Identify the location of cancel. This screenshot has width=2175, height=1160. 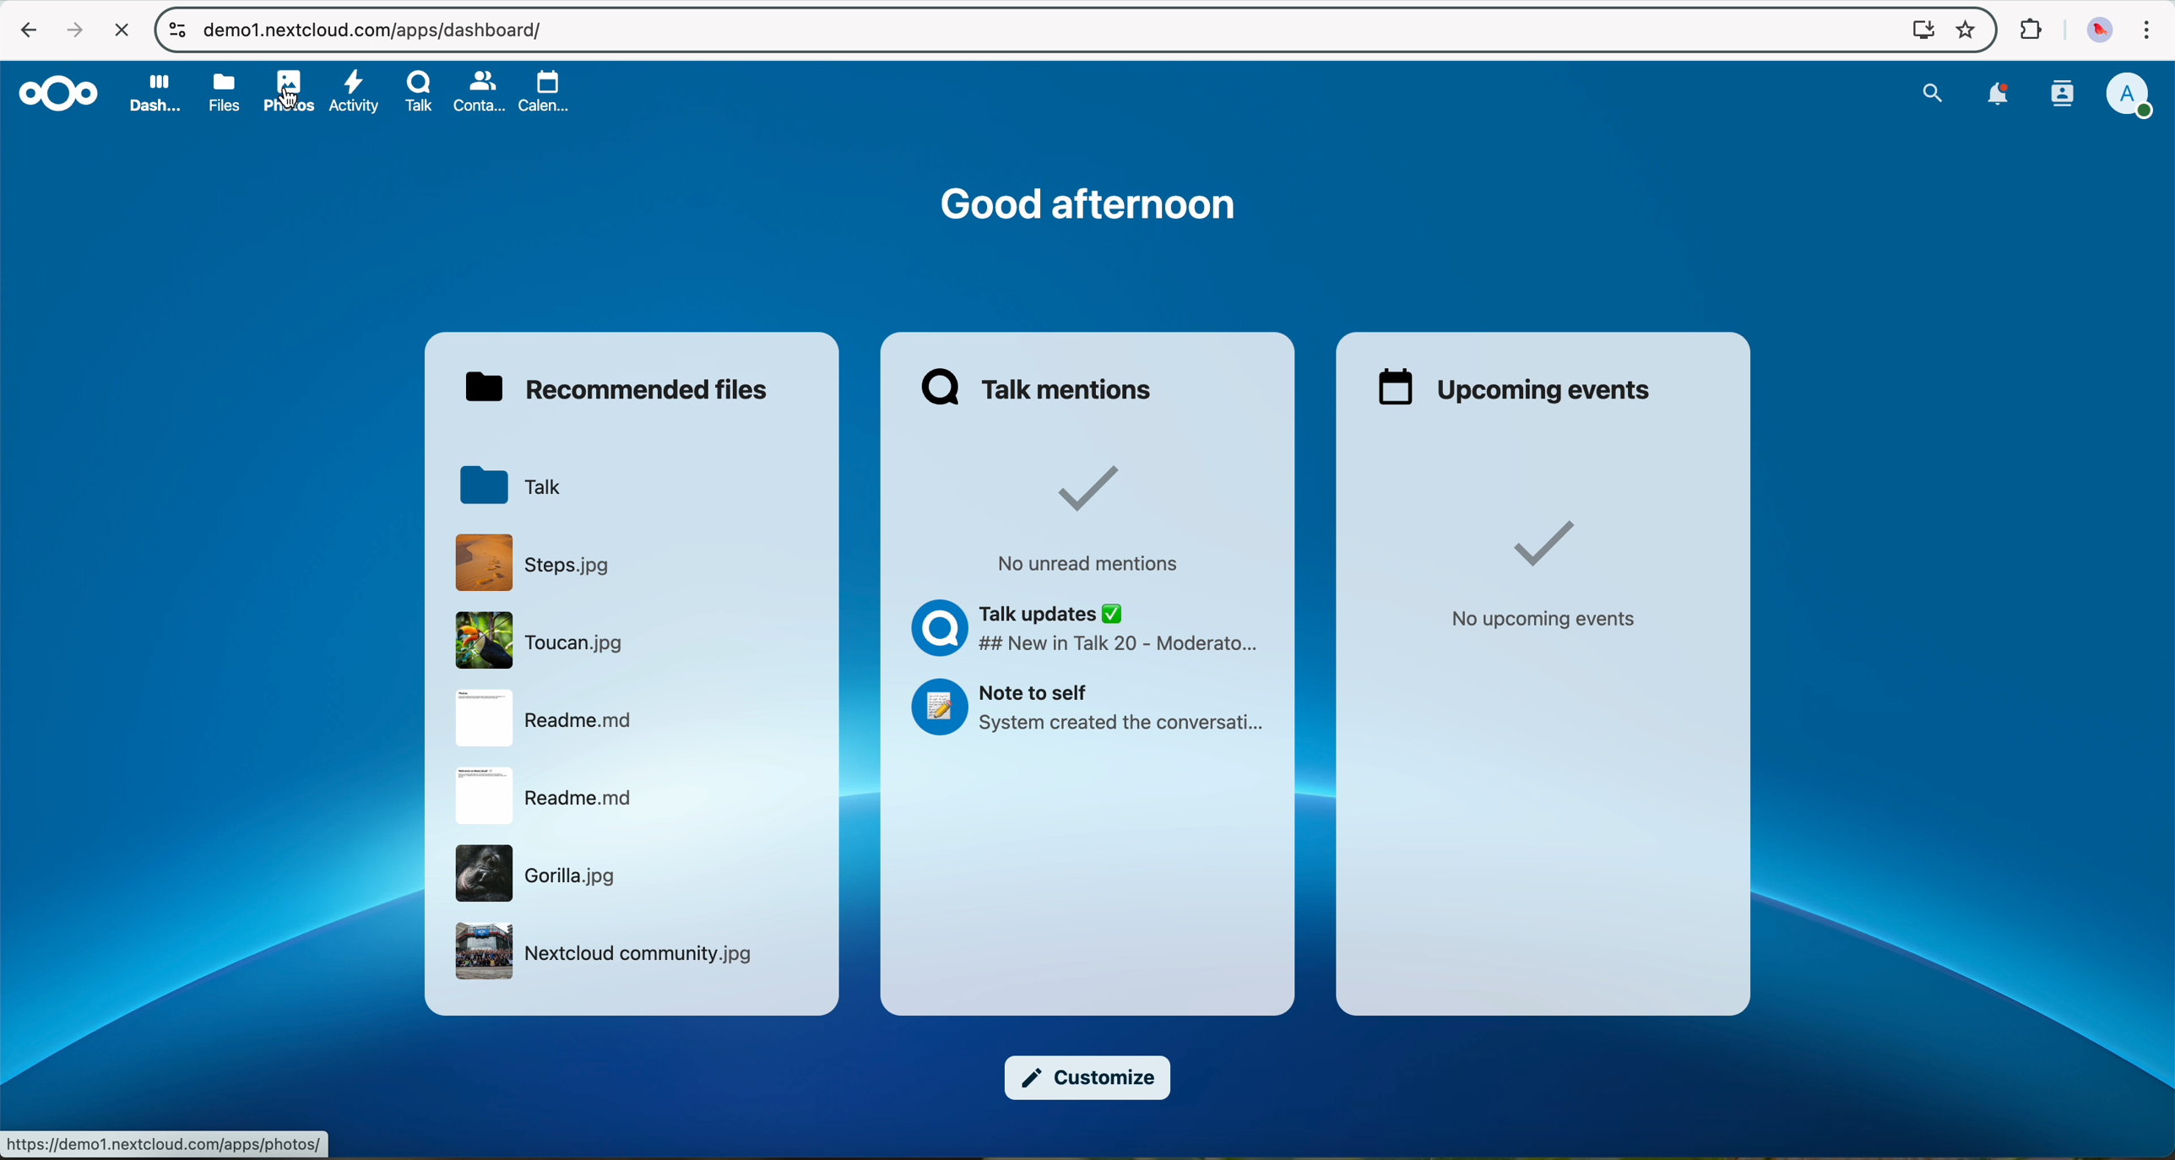
(122, 31).